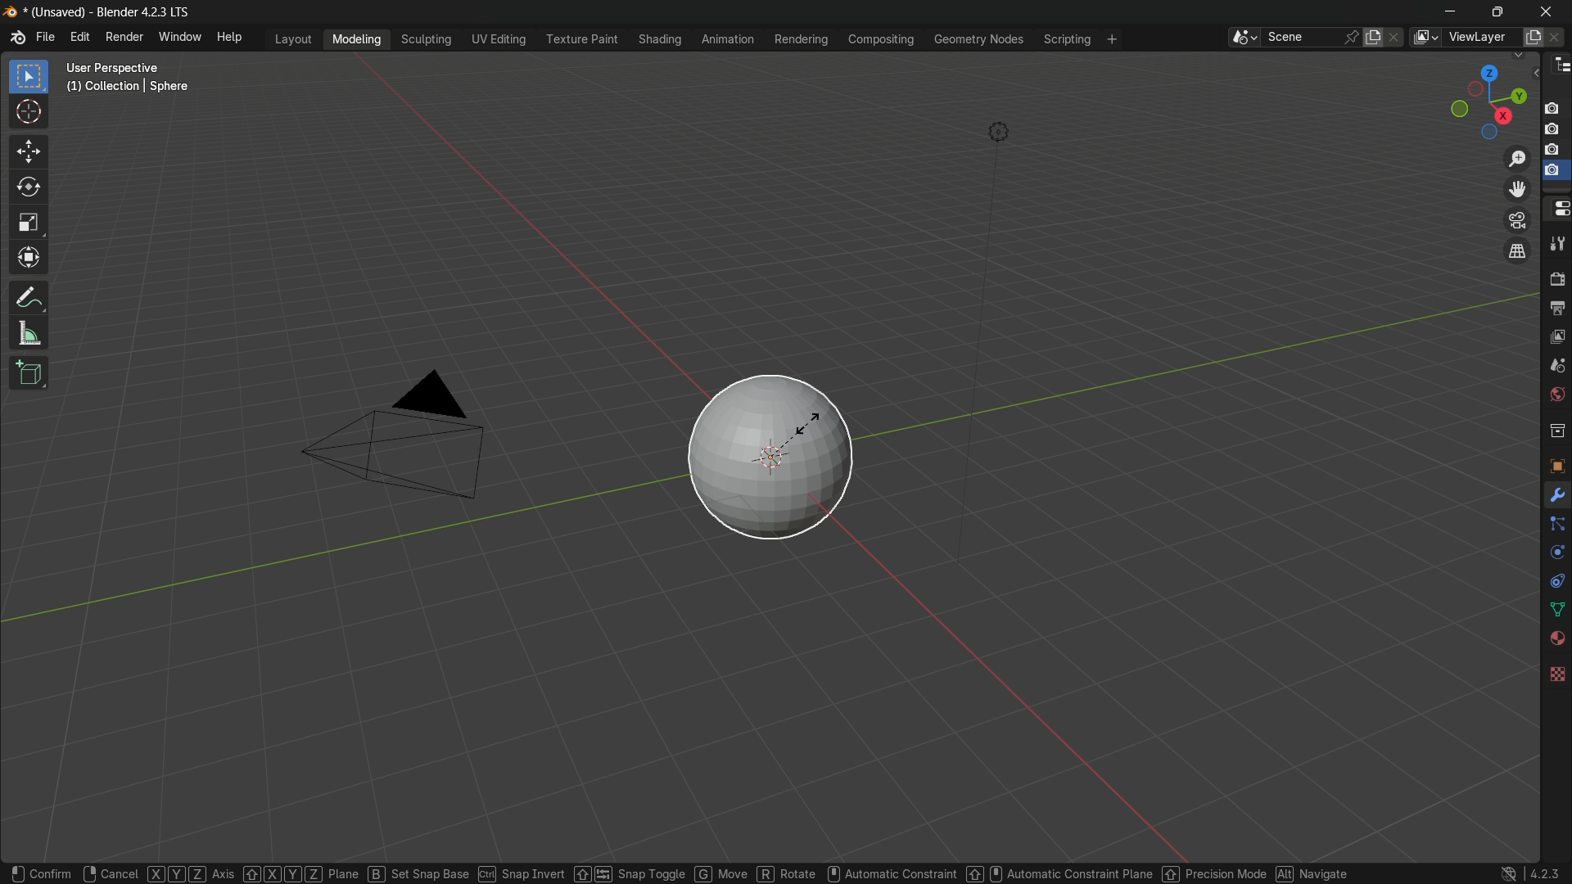 The width and height of the screenshot is (1572, 884). Describe the element at coordinates (1556, 368) in the screenshot. I see `scenes` at that location.